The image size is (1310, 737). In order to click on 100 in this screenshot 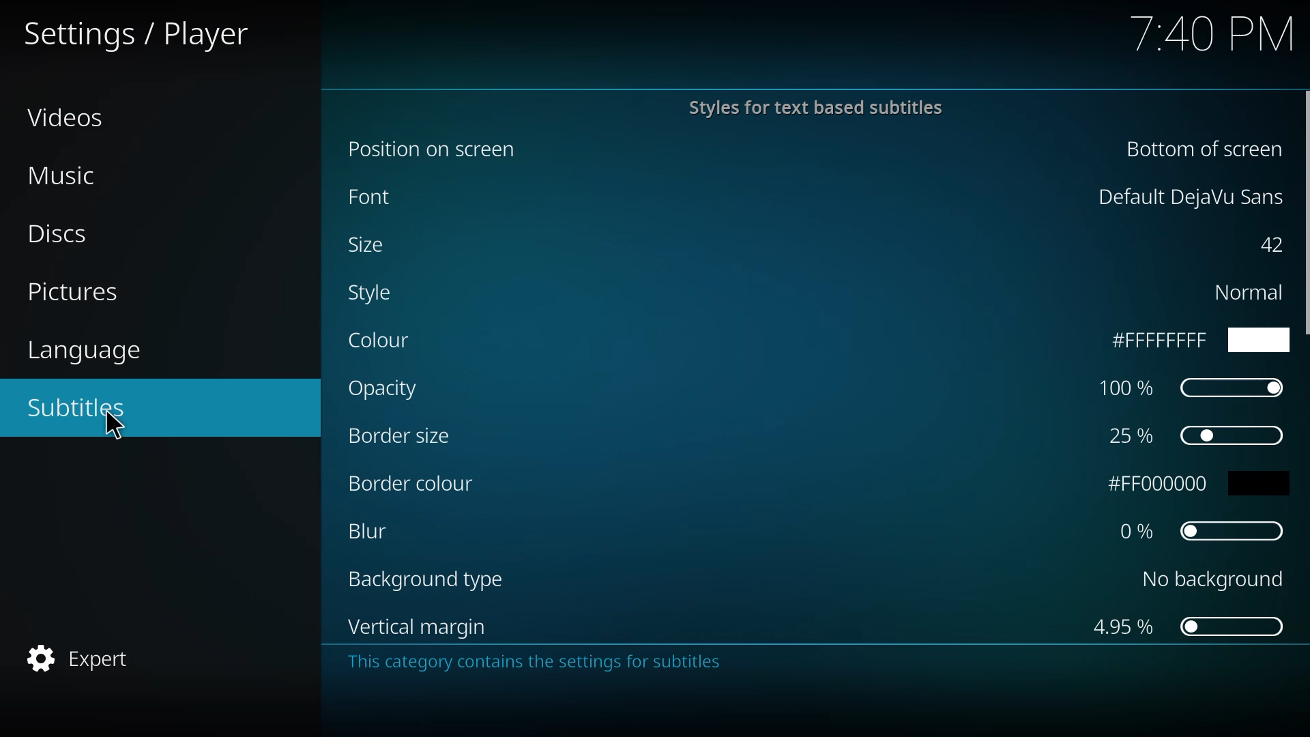, I will do `click(1189, 386)`.